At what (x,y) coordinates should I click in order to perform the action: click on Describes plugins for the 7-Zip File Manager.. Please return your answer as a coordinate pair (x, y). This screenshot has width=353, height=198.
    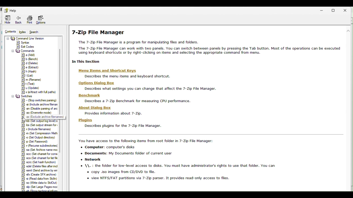
    Looking at the image, I should click on (123, 126).